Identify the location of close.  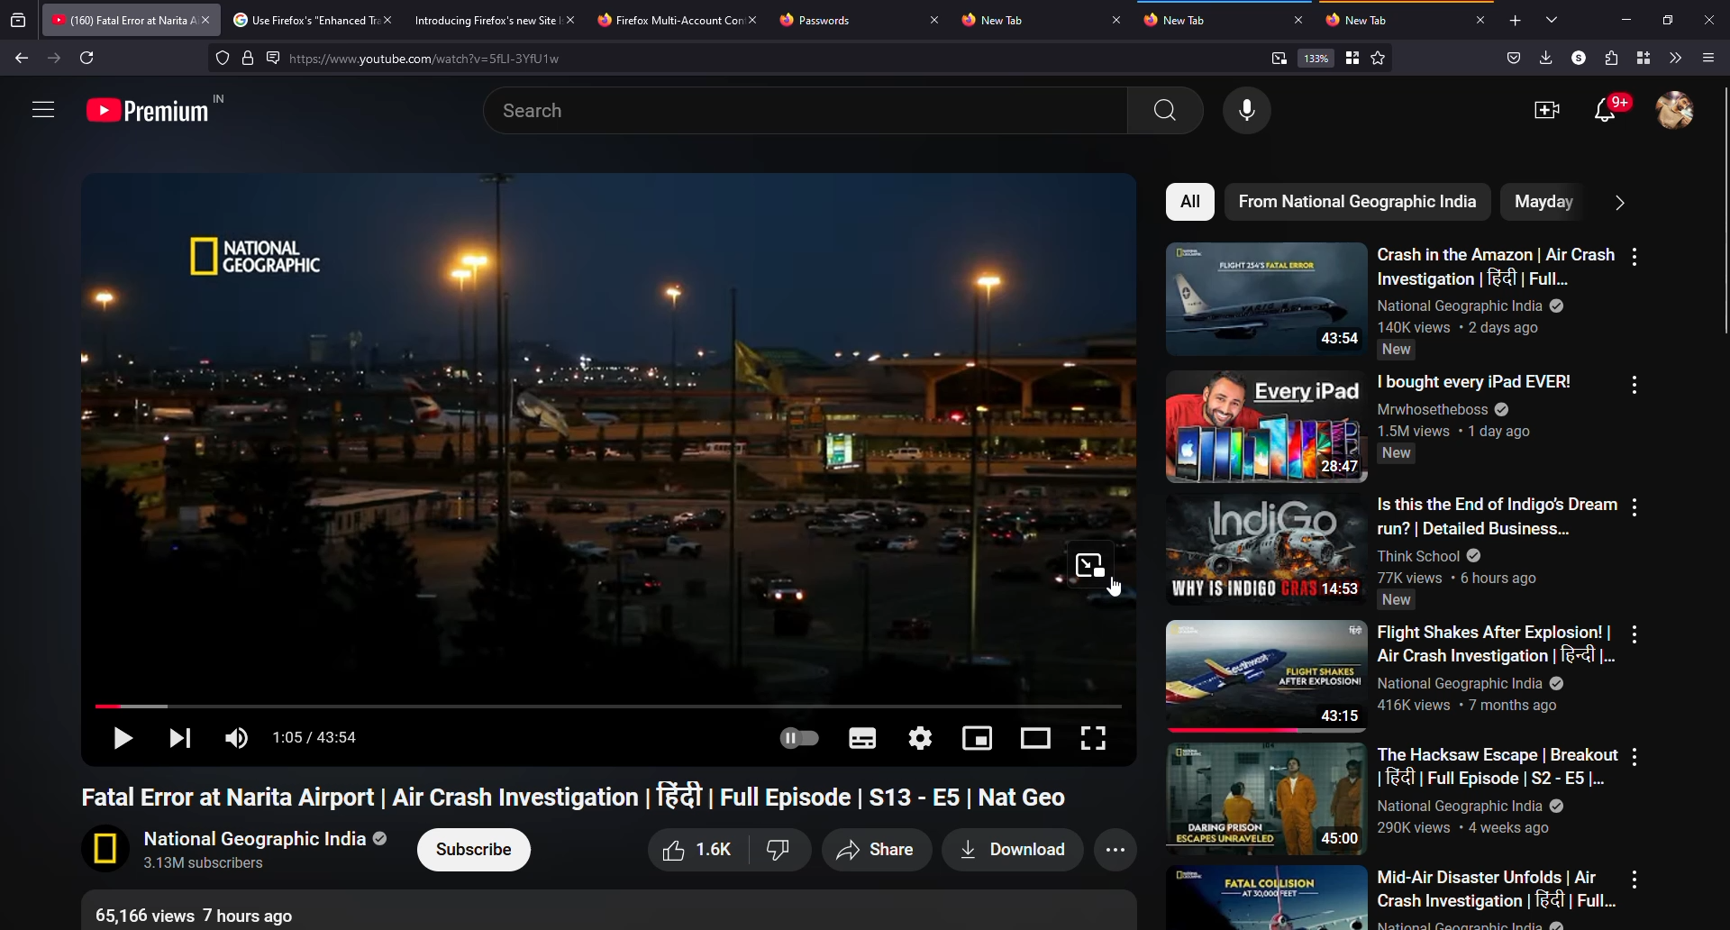
(1117, 19).